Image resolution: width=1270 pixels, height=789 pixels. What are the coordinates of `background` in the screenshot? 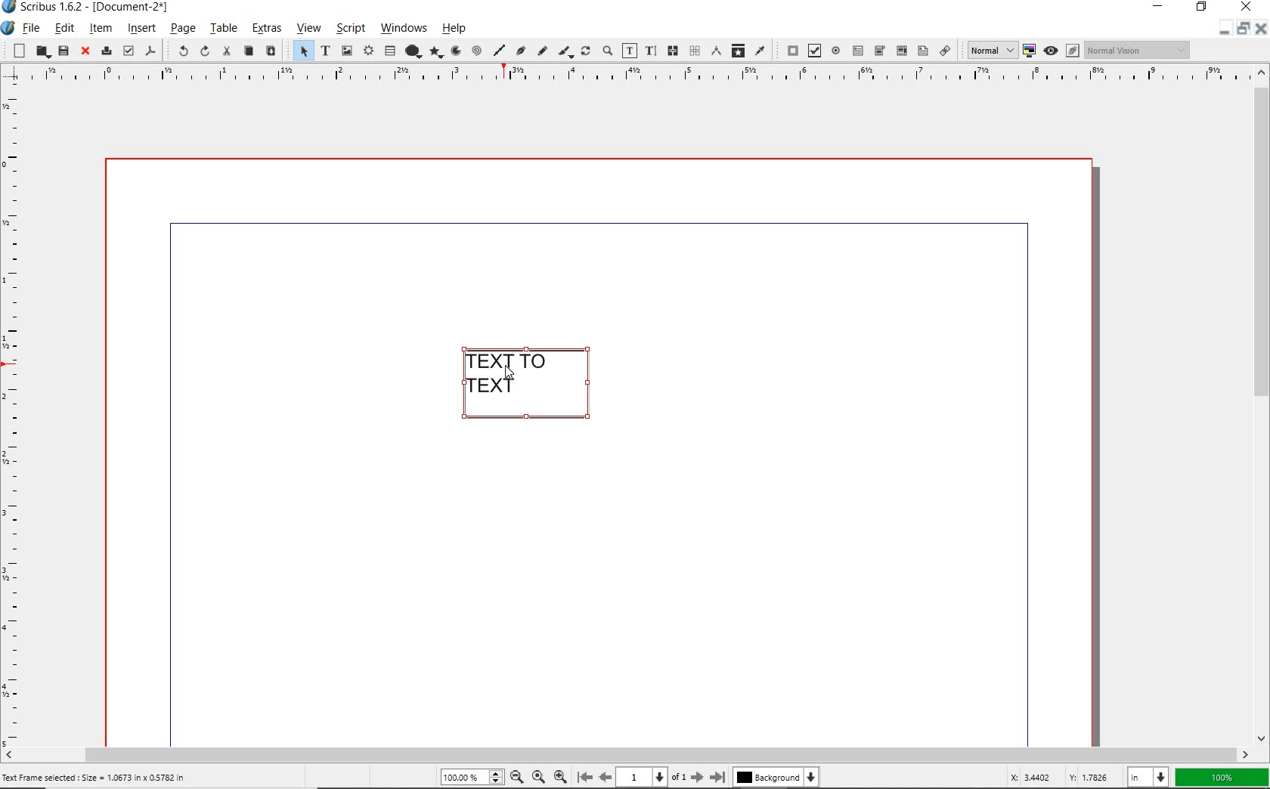 It's located at (779, 779).